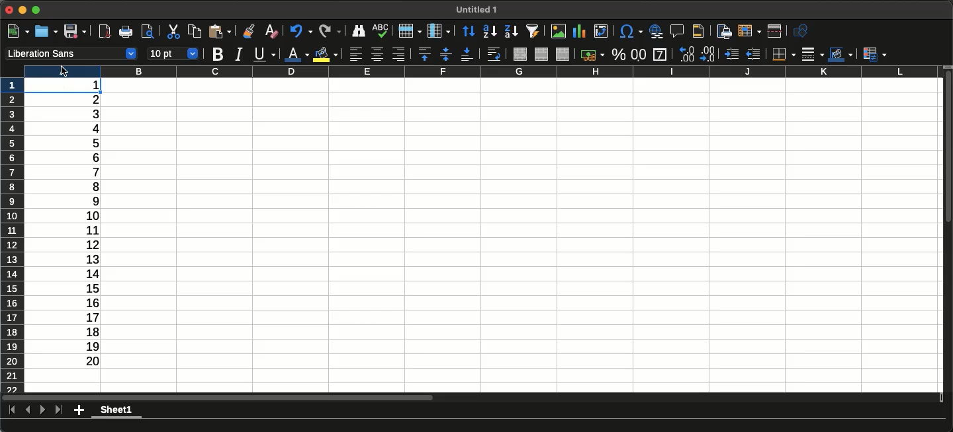  Describe the element at coordinates (147, 32) in the screenshot. I see `Toggle print preview` at that location.